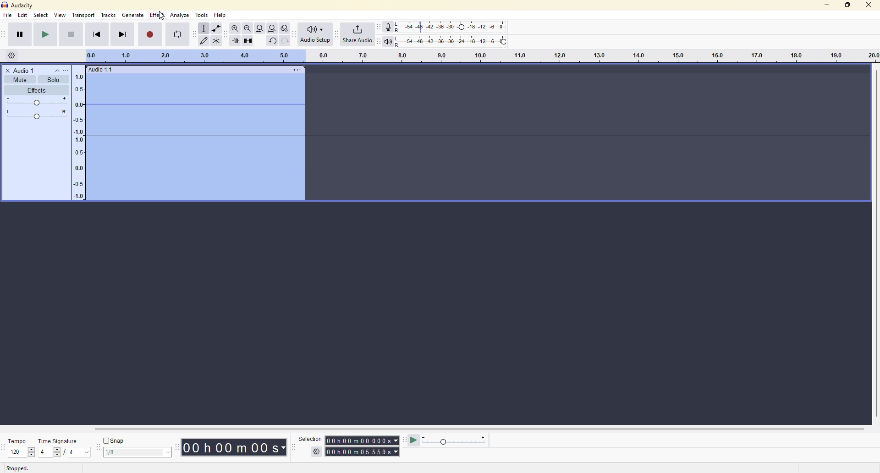 Image resolution: width=880 pixels, height=473 pixels. Describe the element at coordinates (115, 440) in the screenshot. I see `snap` at that location.